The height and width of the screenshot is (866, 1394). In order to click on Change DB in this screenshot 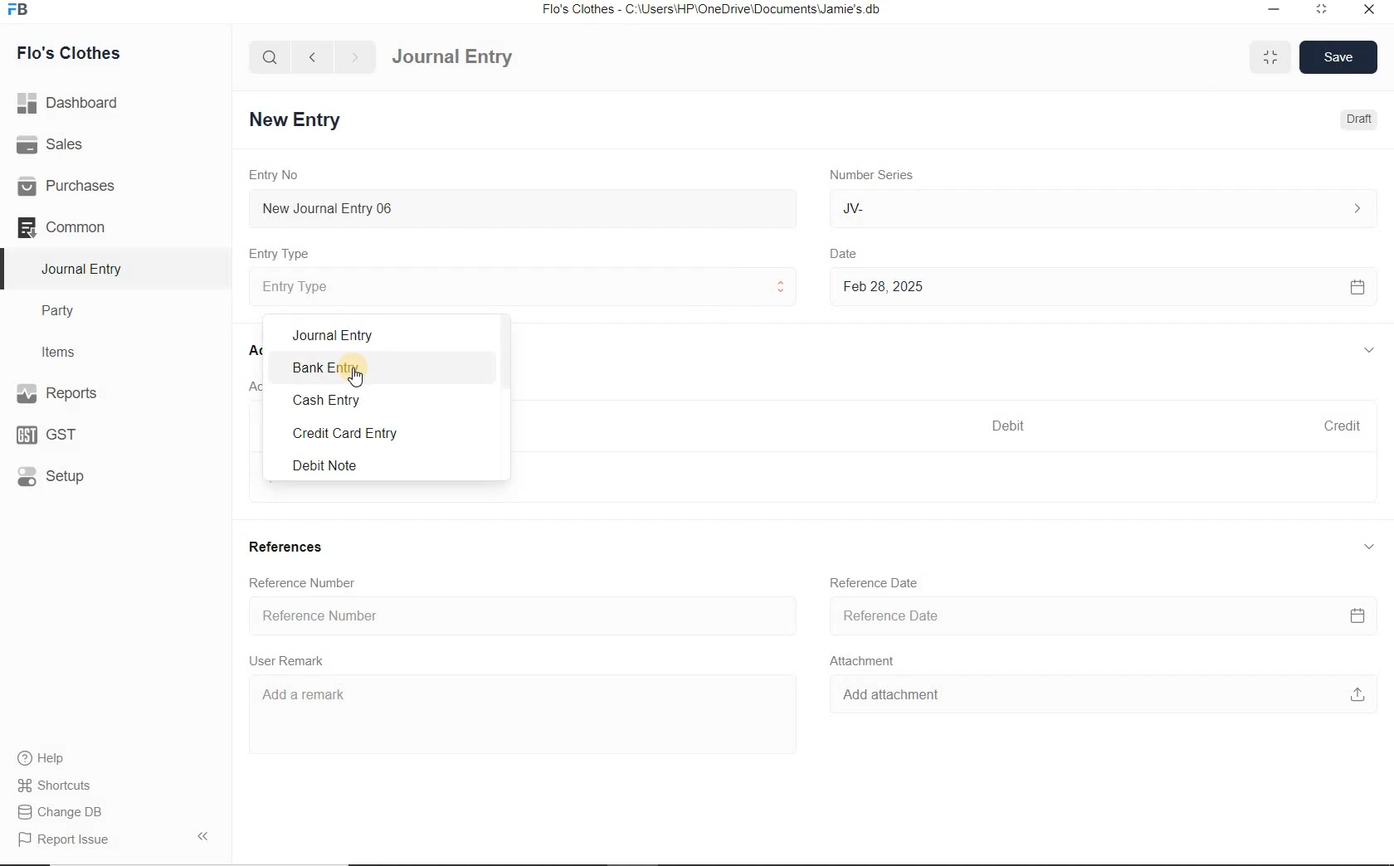, I will do `click(61, 810)`.